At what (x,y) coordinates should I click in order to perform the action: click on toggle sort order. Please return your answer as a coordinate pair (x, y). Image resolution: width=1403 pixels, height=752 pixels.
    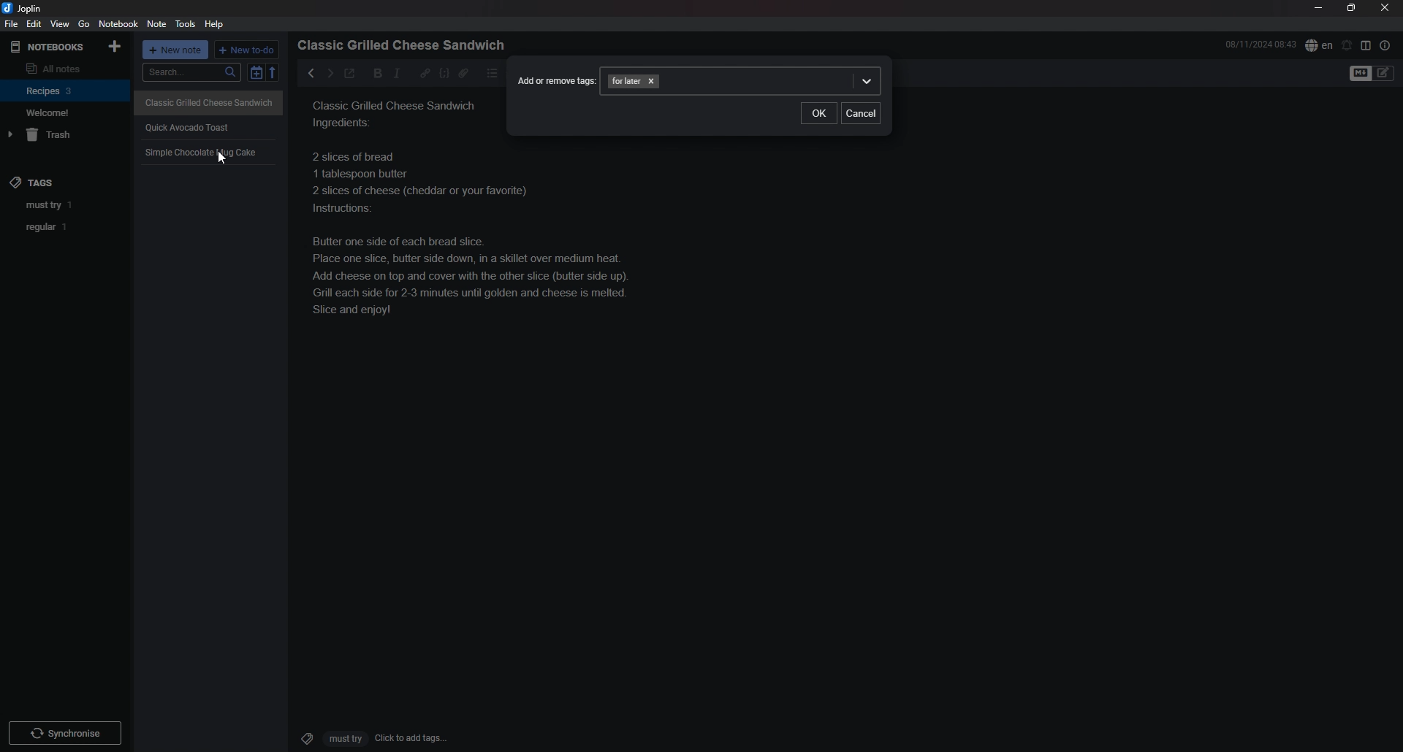
    Looking at the image, I should click on (256, 74).